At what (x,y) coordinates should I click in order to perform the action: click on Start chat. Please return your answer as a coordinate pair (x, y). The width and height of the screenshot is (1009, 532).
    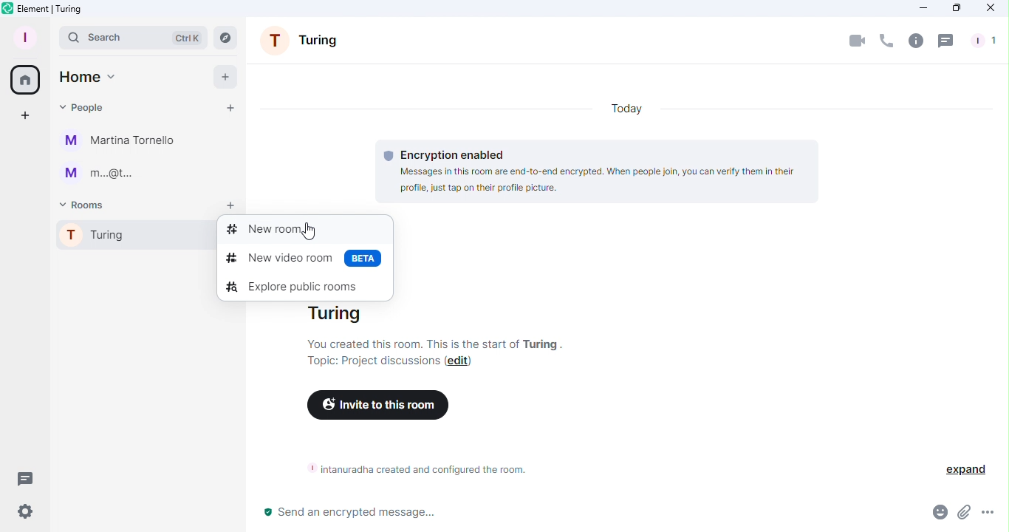
    Looking at the image, I should click on (229, 110).